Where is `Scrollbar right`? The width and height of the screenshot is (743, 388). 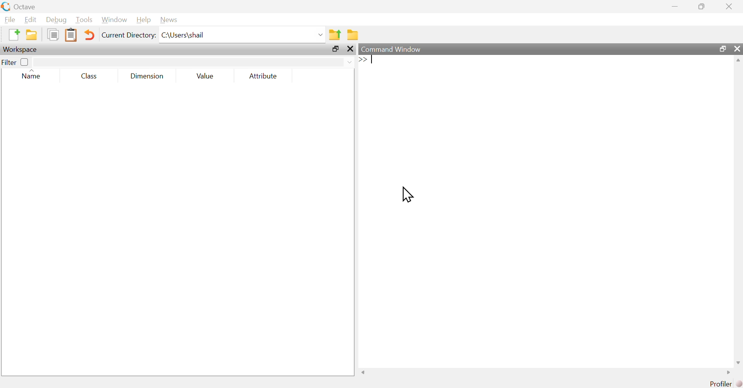 Scrollbar right is located at coordinates (727, 372).